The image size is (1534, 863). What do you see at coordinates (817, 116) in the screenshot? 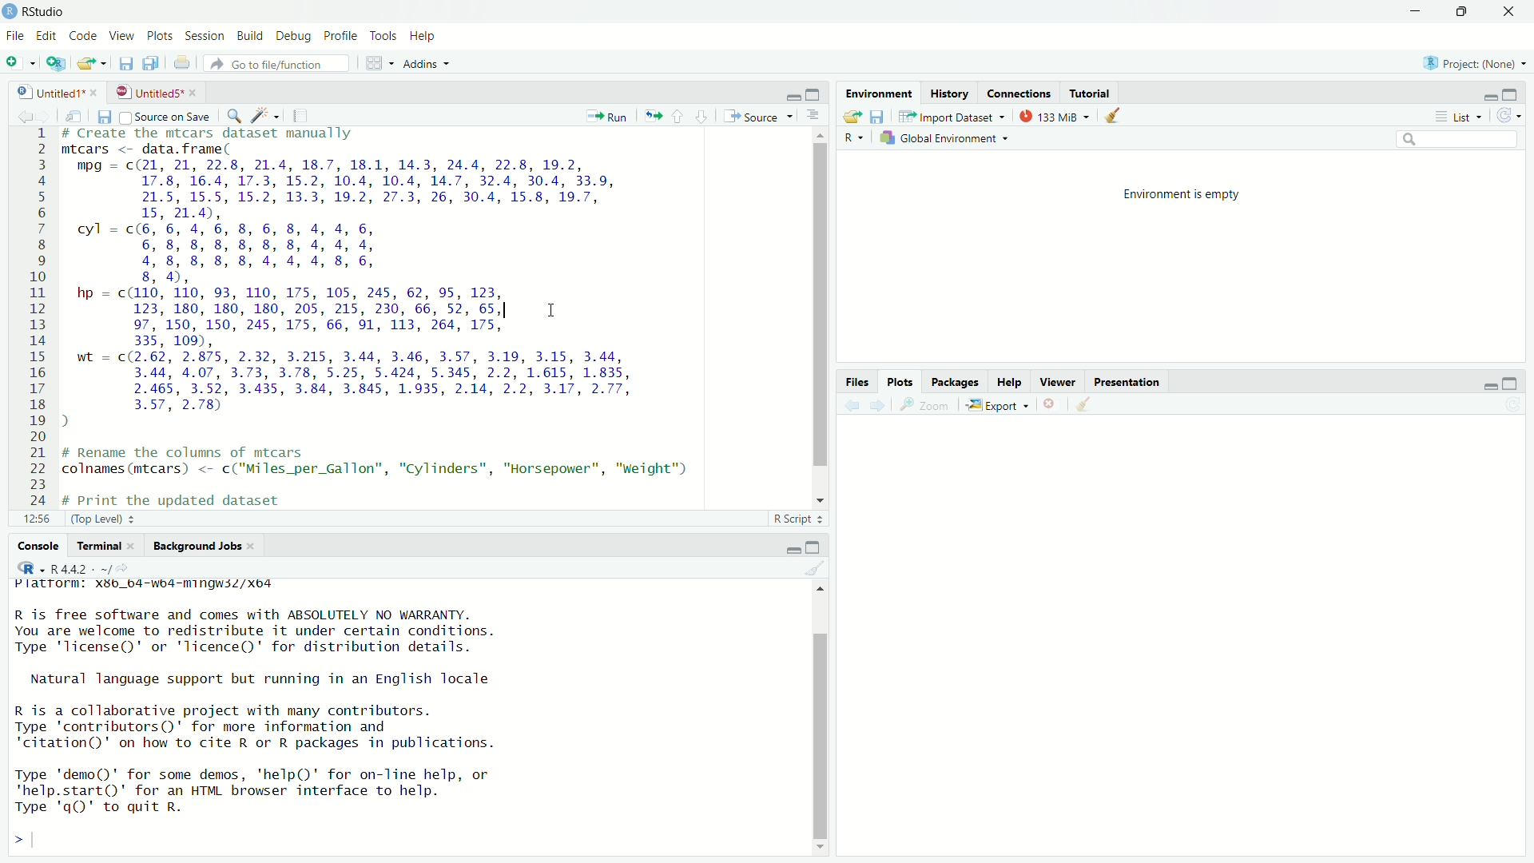
I see `options` at bounding box center [817, 116].